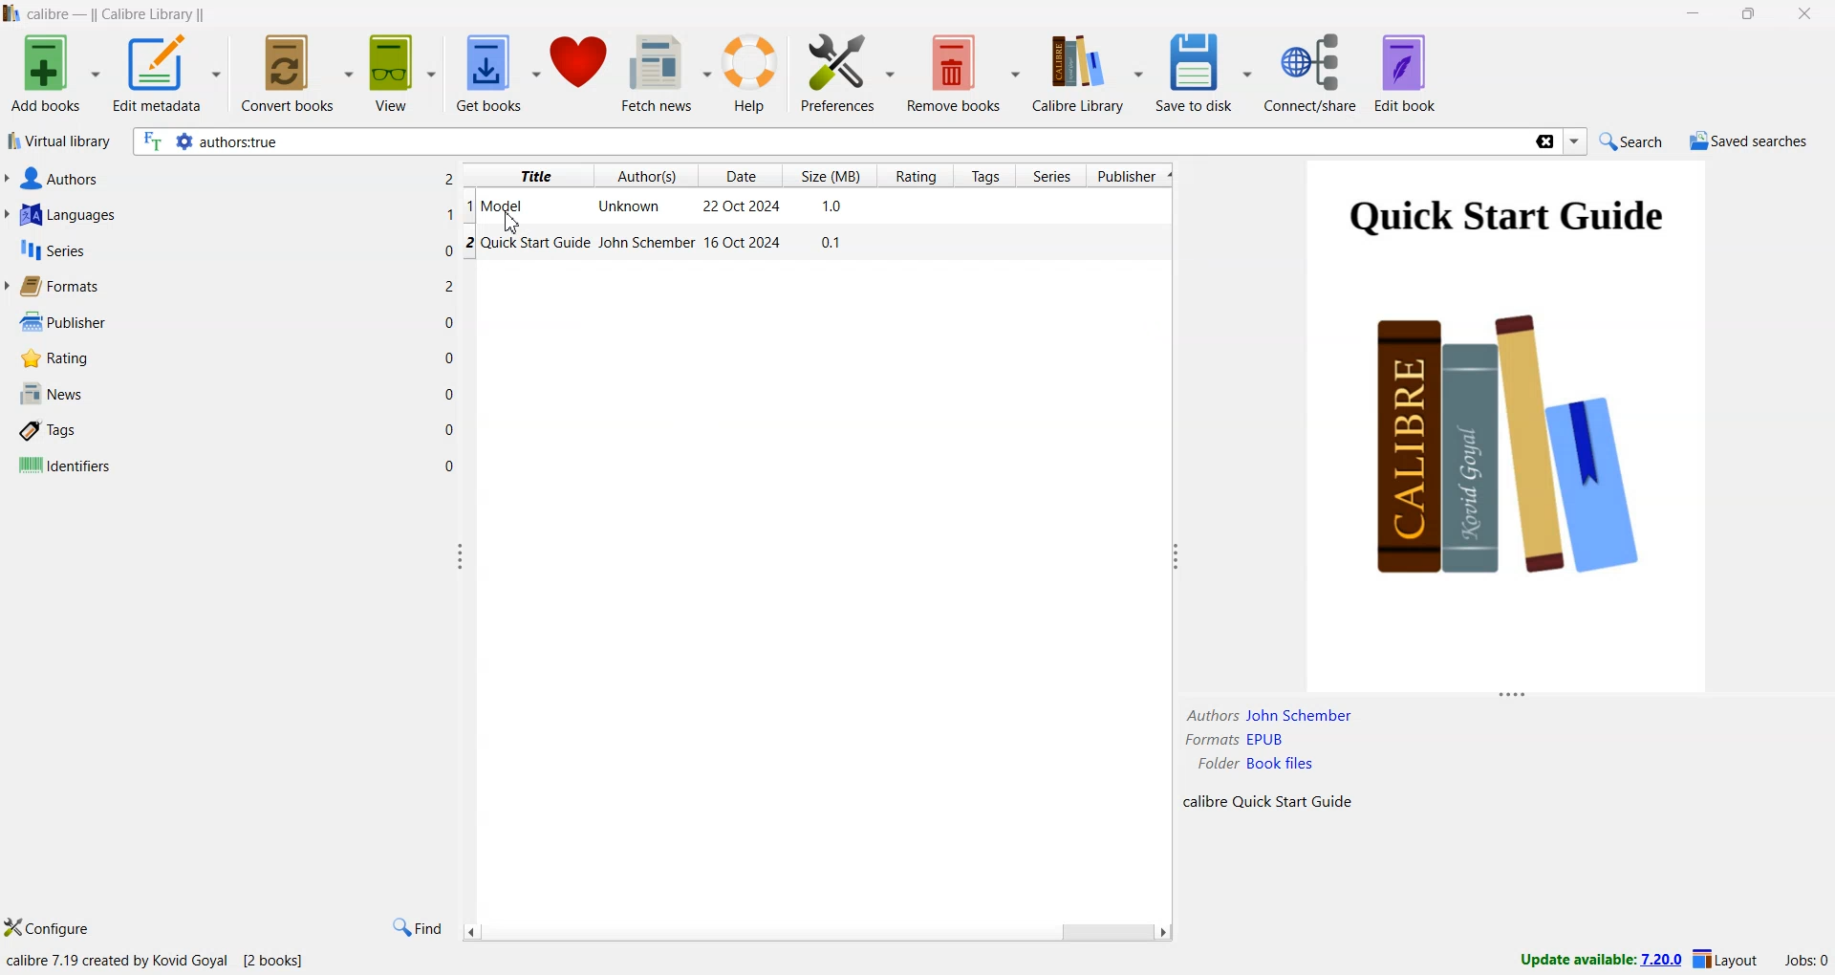  What do you see at coordinates (1237, 740) in the screenshot?
I see `format` at bounding box center [1237, 740].